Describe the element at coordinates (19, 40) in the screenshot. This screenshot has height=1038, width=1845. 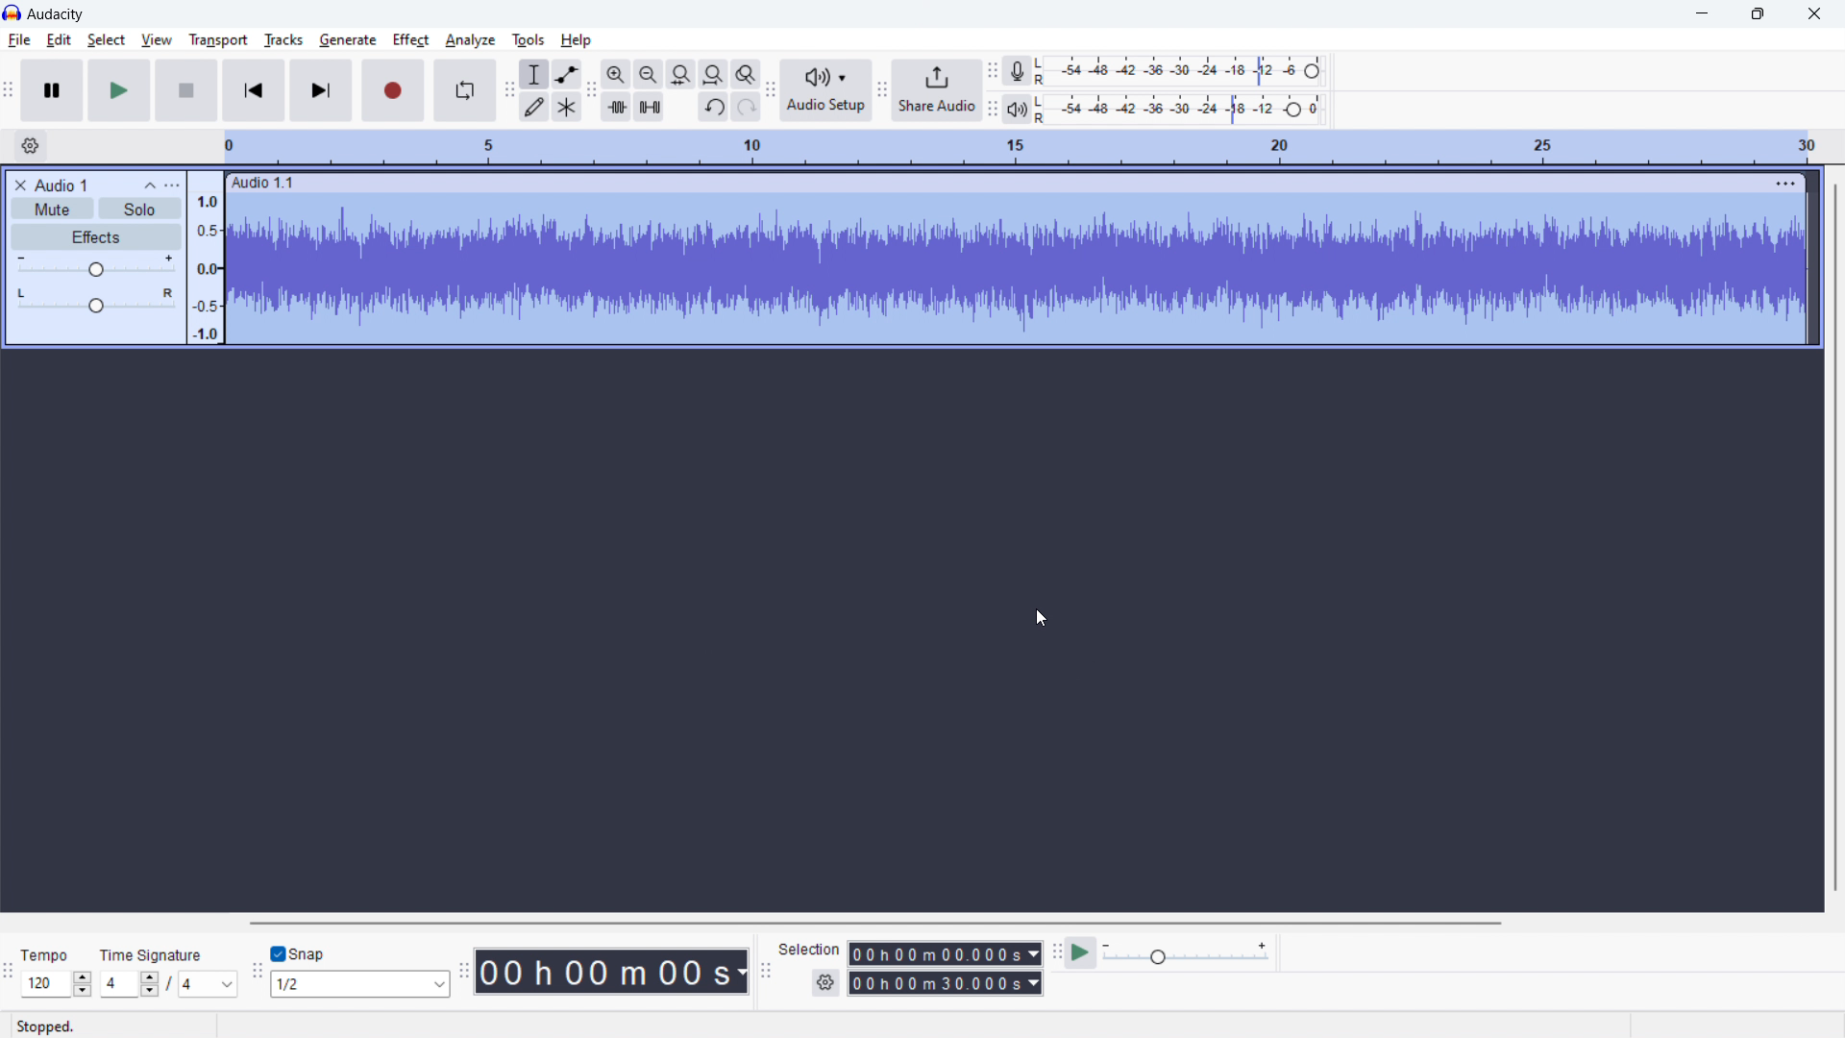
I see `file` at that location.